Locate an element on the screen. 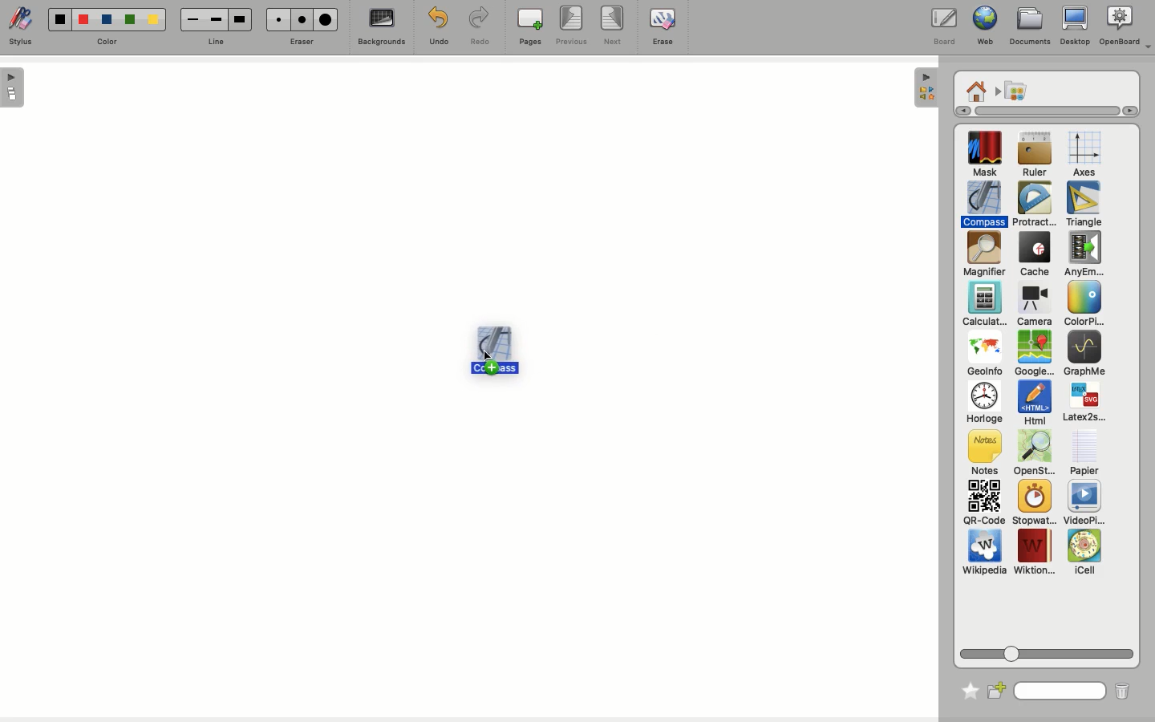  Stopwatch is located at coordinates (1033, 504).